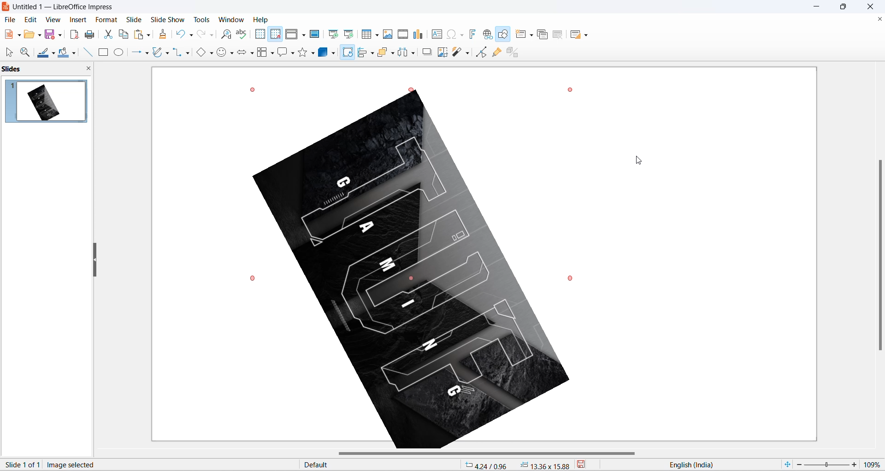 This screenshot has width=885, height=471. What do you see at coordinates (49, 69) in the screenshot?
I see `slides and close slide` at bounding box center [49, 69].